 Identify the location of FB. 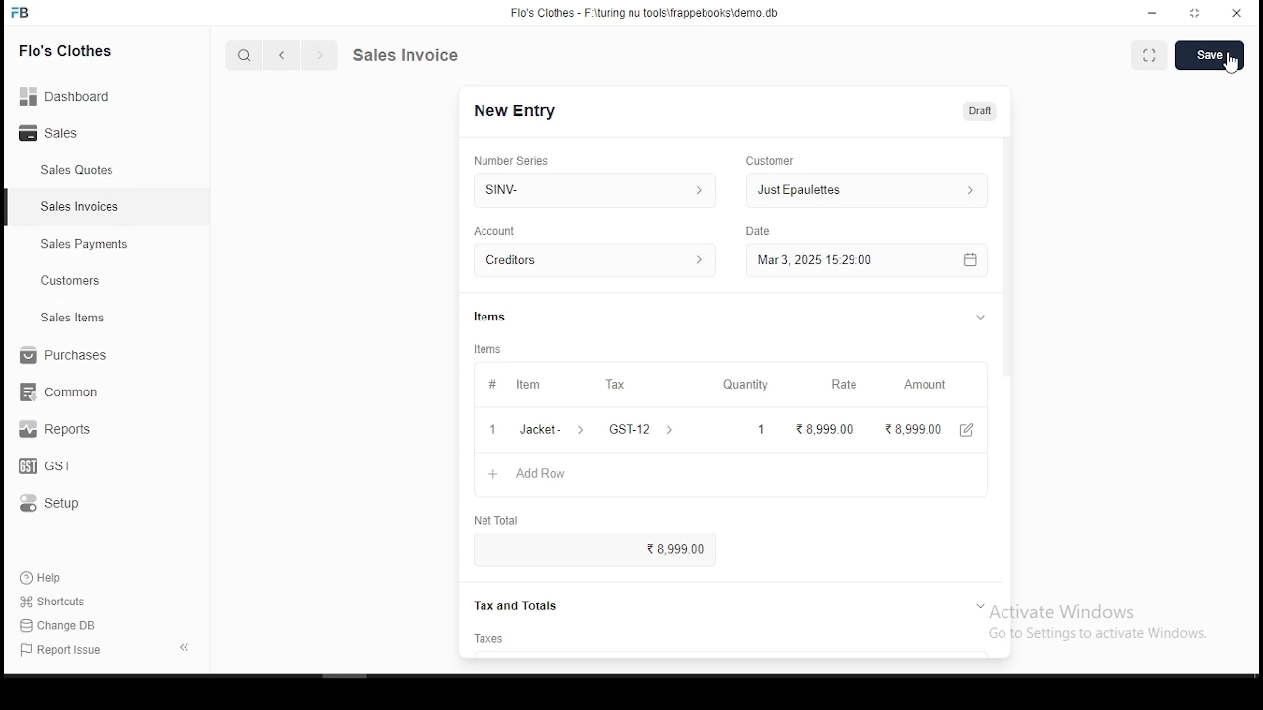
(35, 12).